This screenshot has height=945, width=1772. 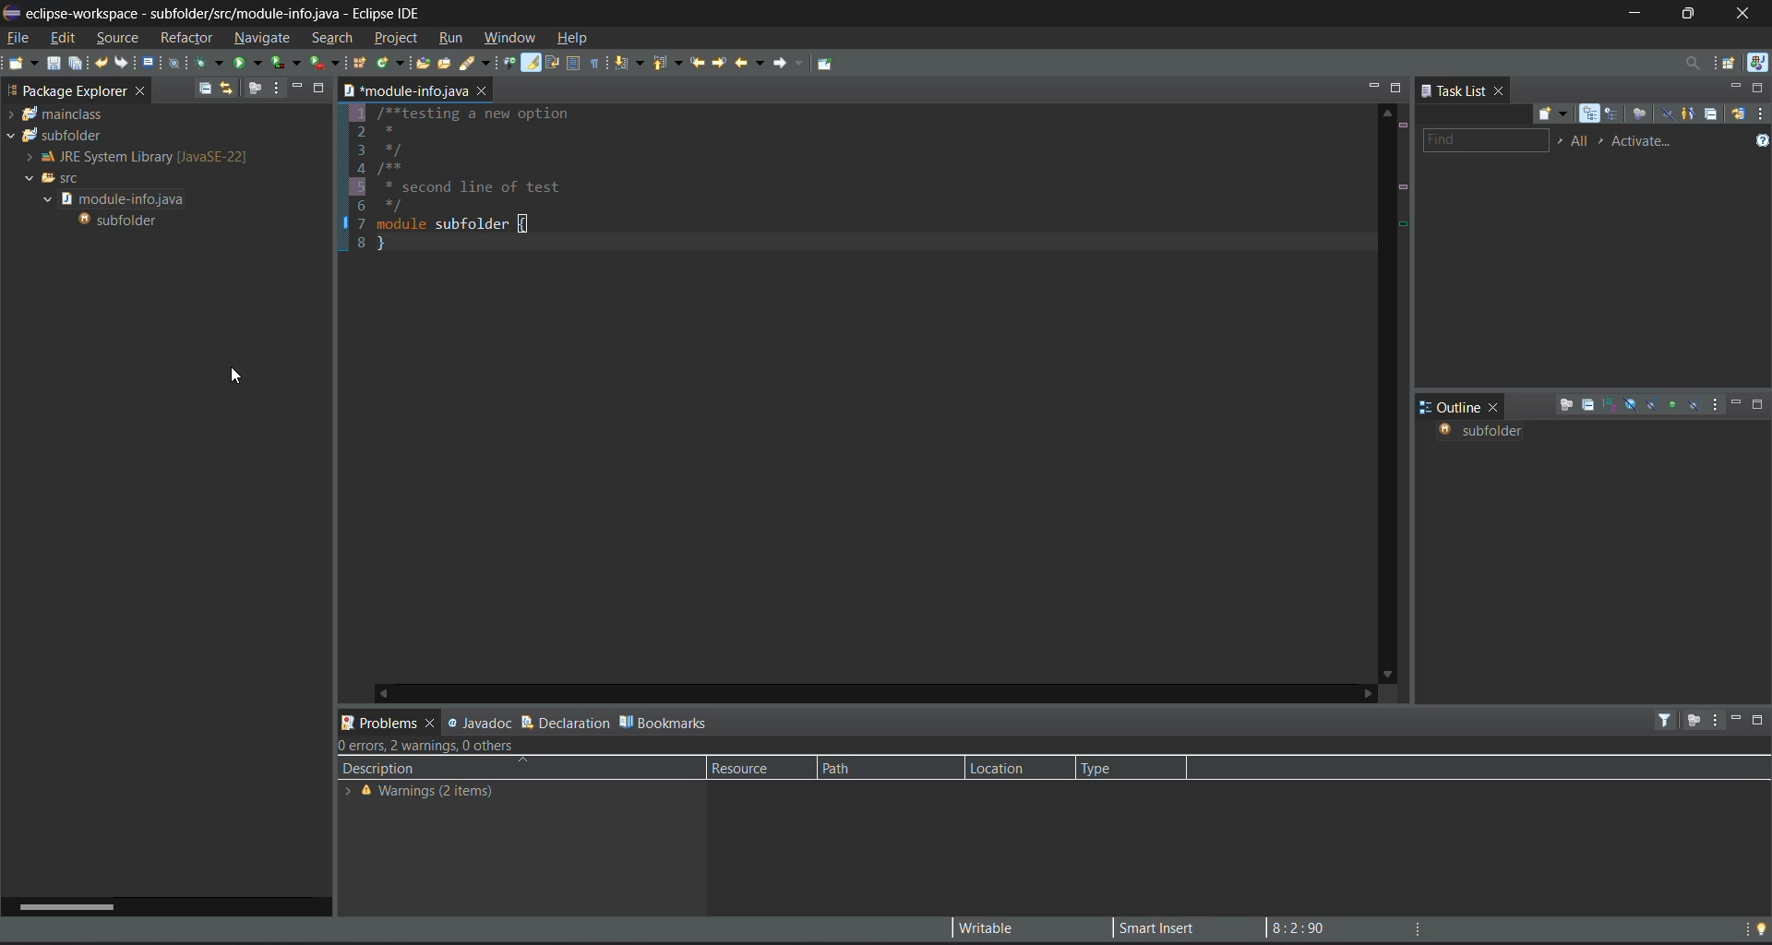 I want to click on next annotation, so click(x=631, y=65).